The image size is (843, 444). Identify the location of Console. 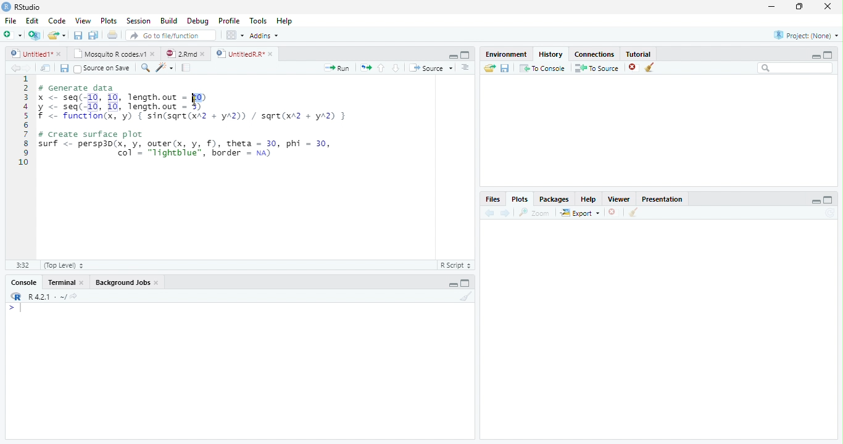
(24, 282).